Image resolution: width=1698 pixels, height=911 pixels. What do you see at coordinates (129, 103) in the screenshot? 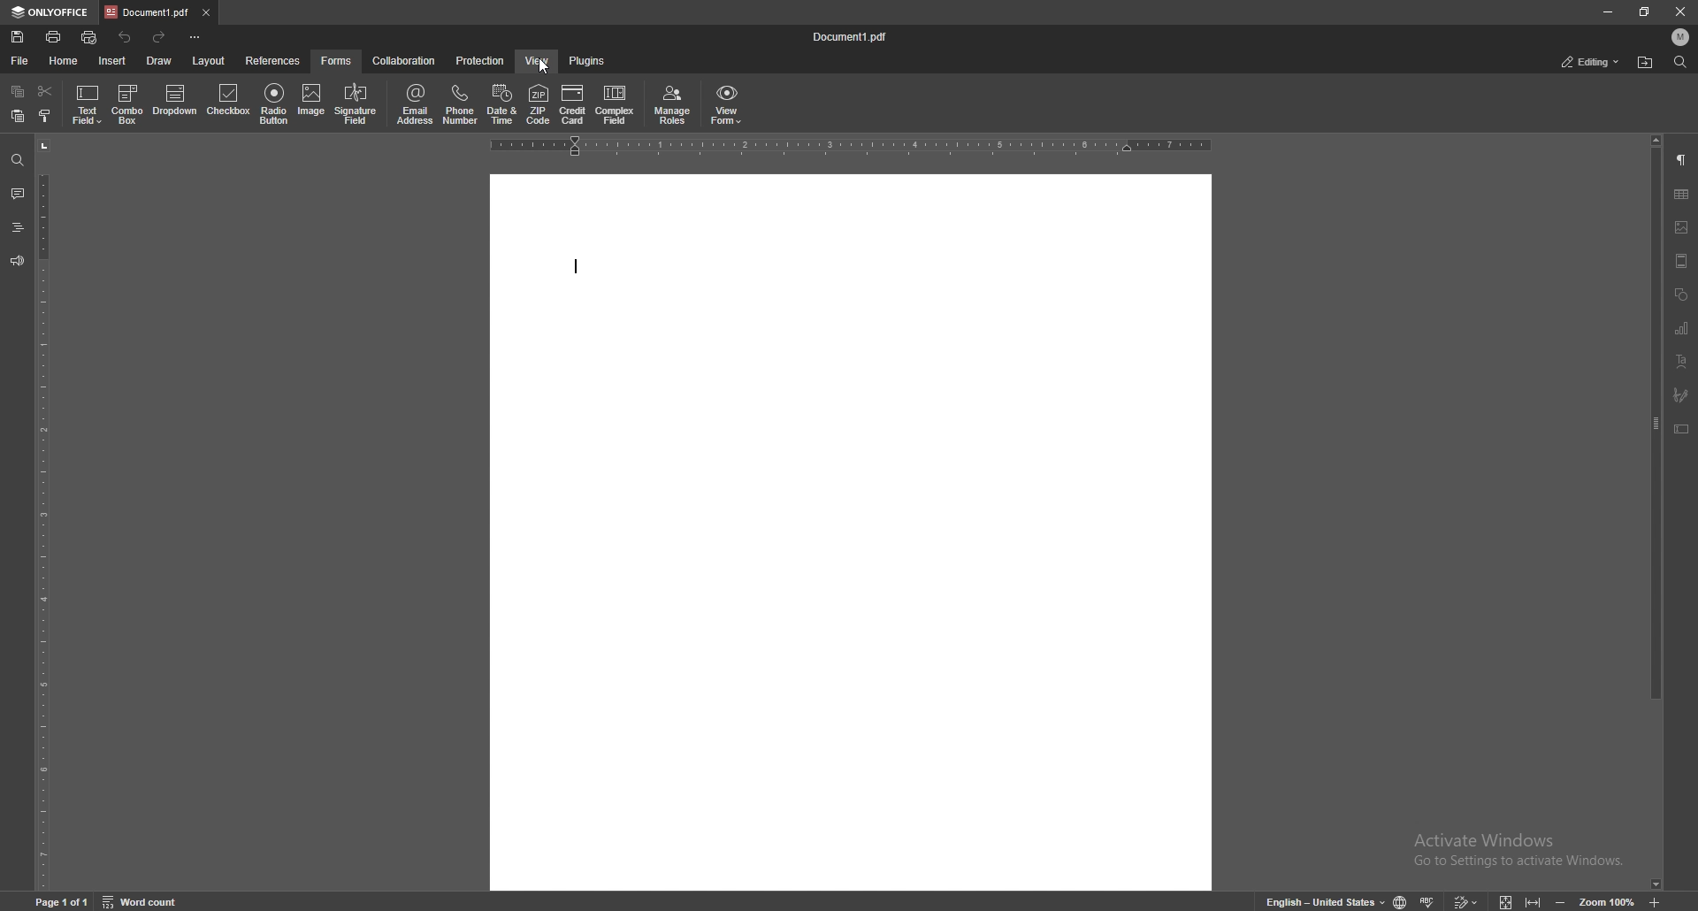
I see `combo box` at bounding box center [129, 103].